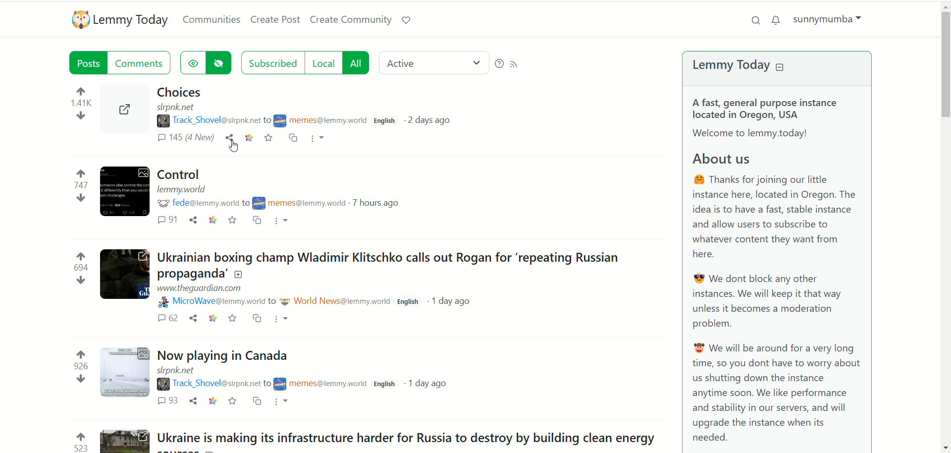 Image resolution: width=951 pixels, height=453 pixels. I want to click on comments, so click(170, 221).